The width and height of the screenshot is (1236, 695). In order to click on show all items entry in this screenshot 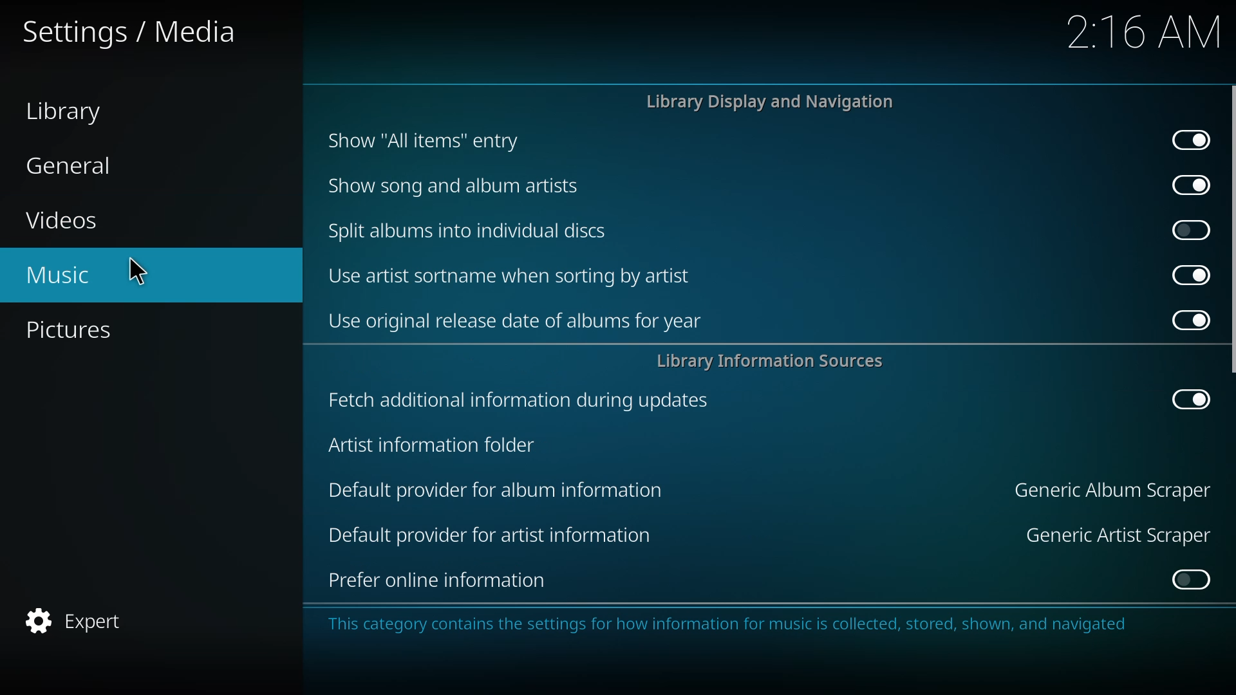, I will do `click(426, 140)`.